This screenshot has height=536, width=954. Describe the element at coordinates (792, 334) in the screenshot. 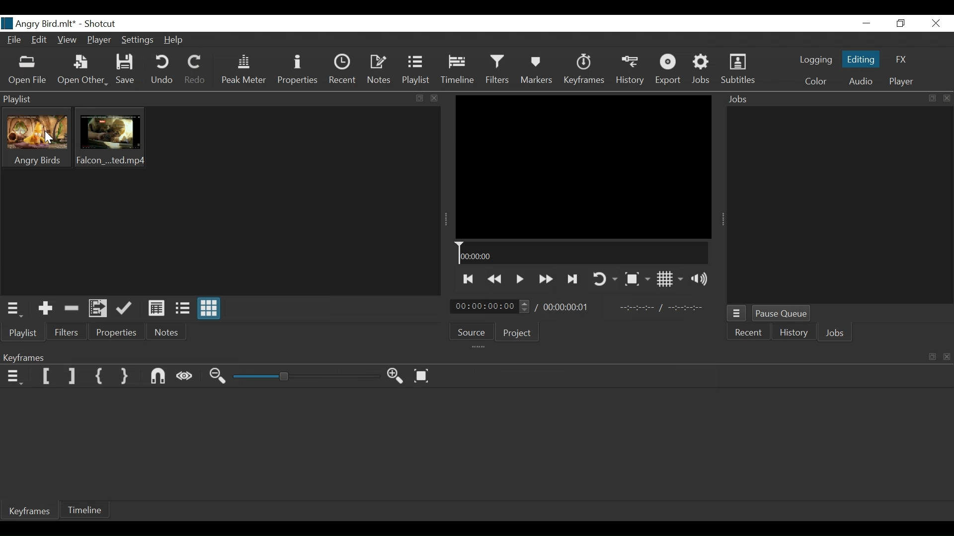

I see `History` at that location.